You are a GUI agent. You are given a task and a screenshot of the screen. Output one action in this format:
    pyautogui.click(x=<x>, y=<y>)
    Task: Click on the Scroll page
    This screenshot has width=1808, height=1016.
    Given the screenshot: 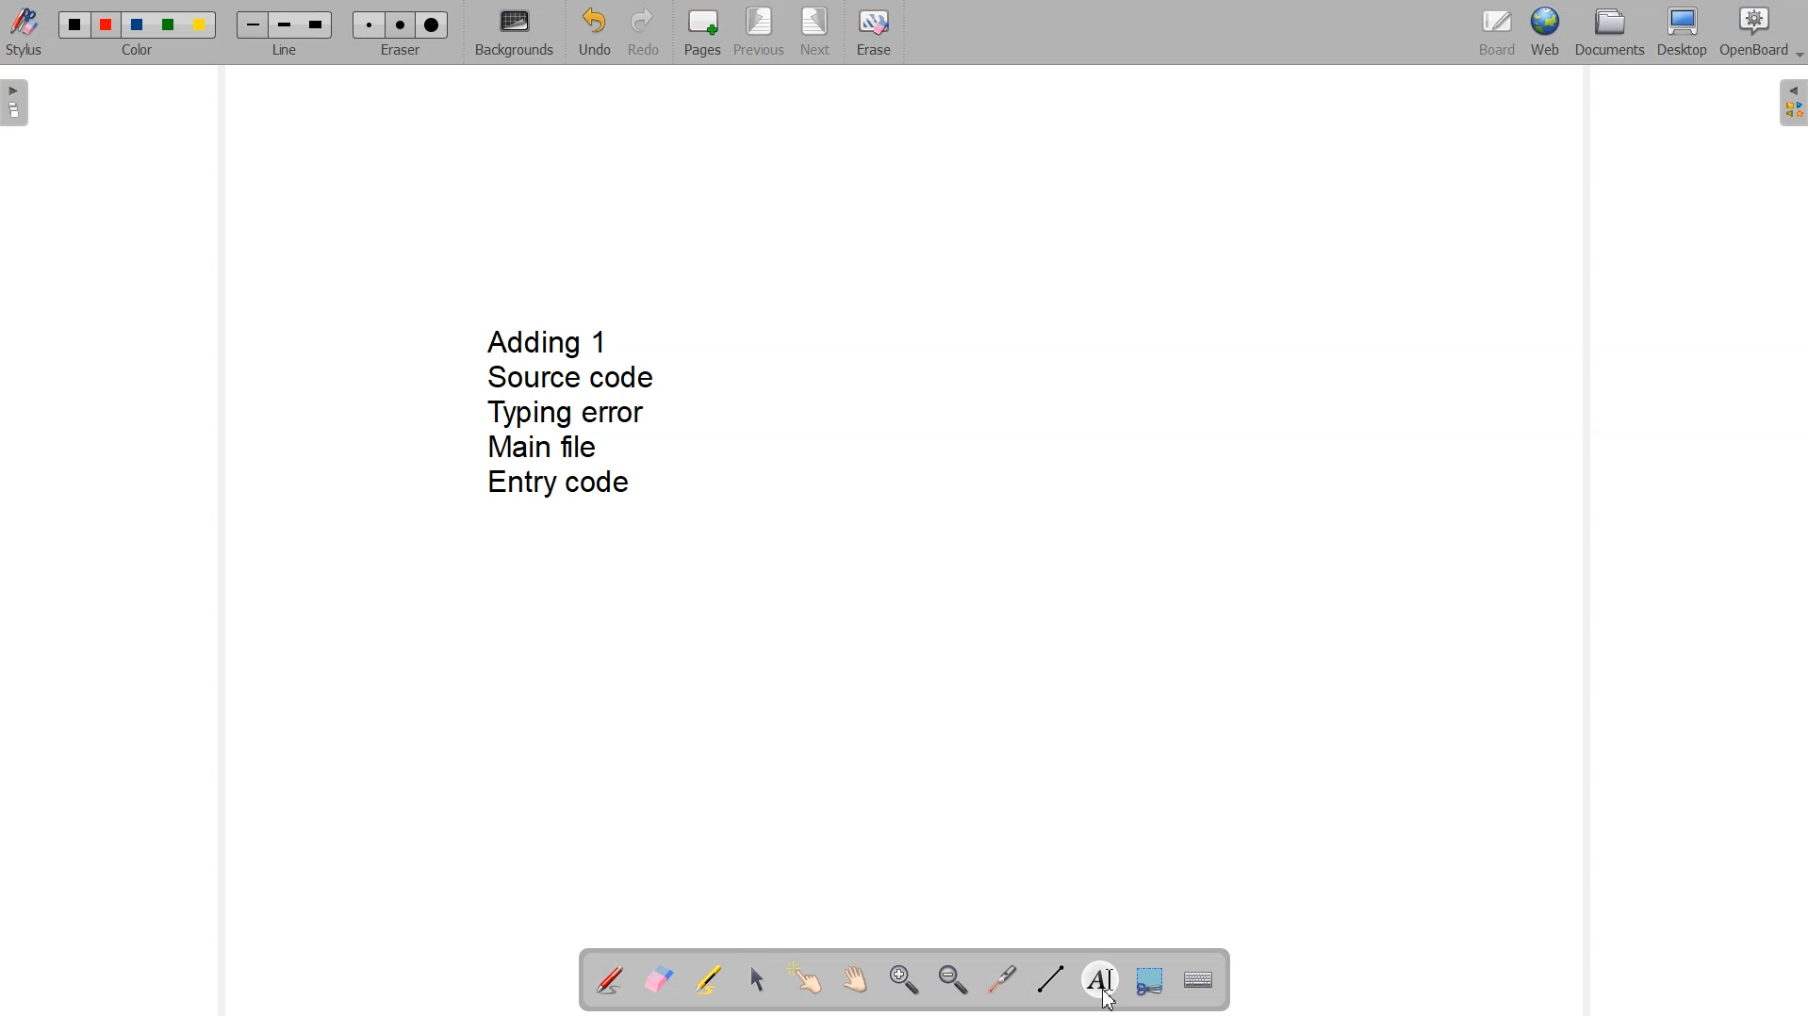 What is the action you would take?
    pyautogui.click(x=855, y=981)
    